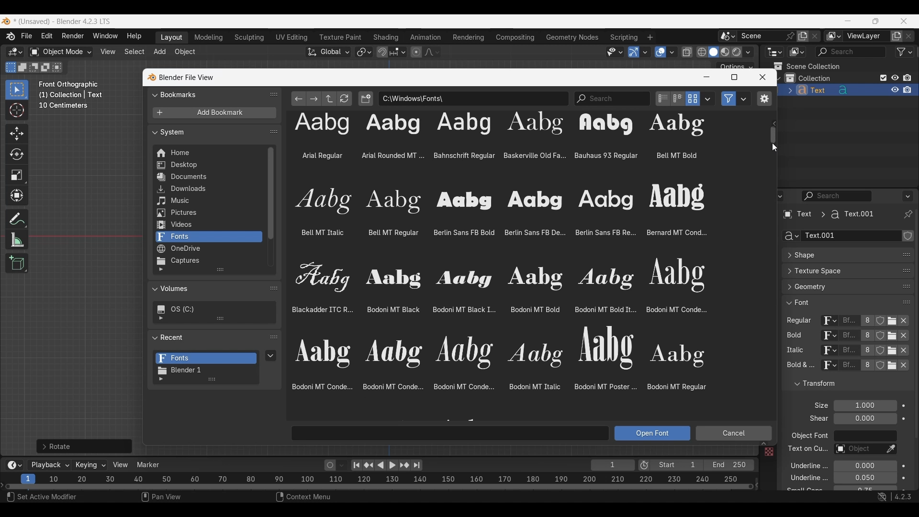 The width and height of the screenshot is (919, 517). Describe the element at coordinates (208, 225) in the screenshot. I see `Videos folder` at that location.